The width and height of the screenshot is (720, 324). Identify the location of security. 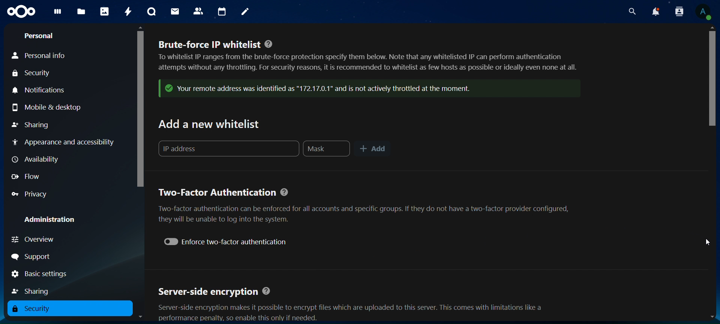
(37, 309).